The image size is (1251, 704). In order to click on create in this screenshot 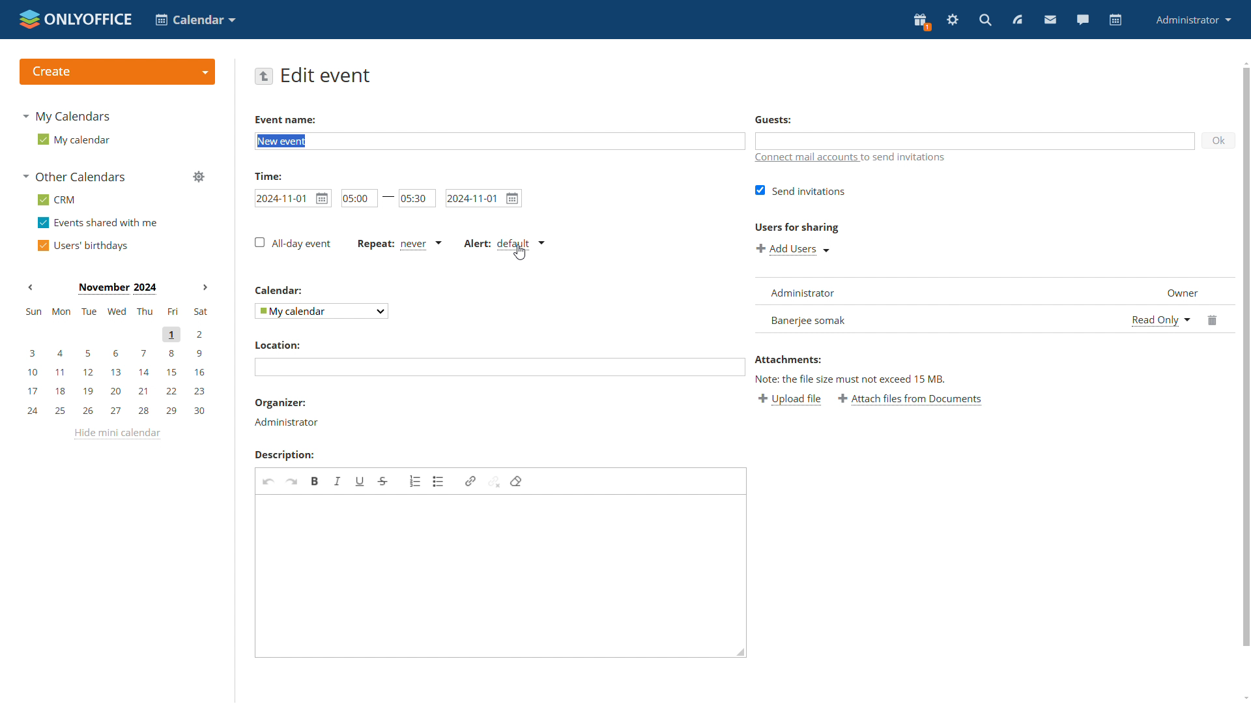, I will do `click(117, 71)`.